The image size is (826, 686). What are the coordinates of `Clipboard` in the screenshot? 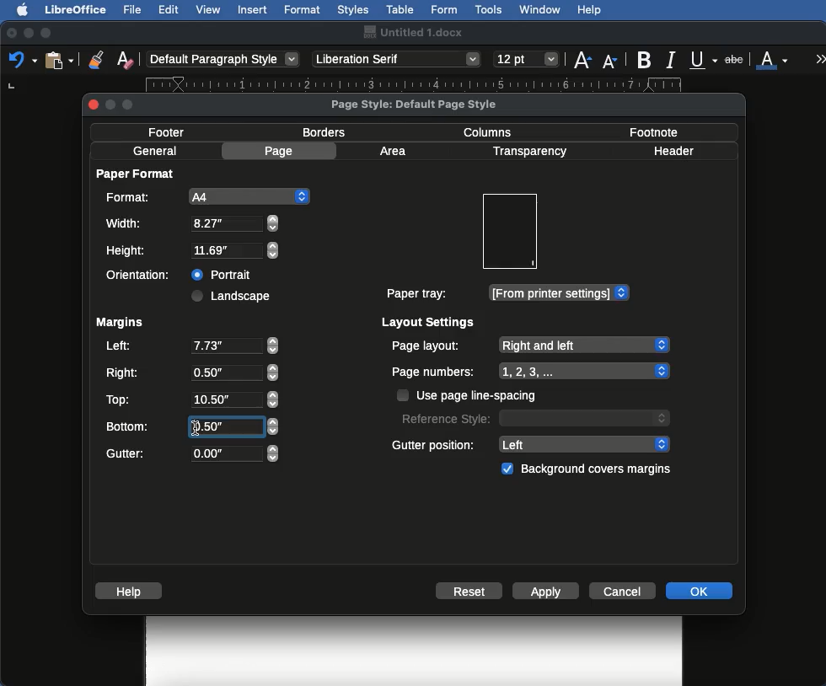 It's located at (59, 59).